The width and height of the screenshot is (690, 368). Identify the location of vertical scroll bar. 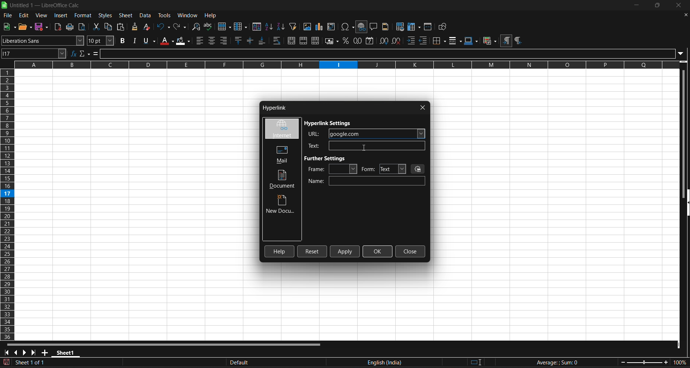
(686, 127).